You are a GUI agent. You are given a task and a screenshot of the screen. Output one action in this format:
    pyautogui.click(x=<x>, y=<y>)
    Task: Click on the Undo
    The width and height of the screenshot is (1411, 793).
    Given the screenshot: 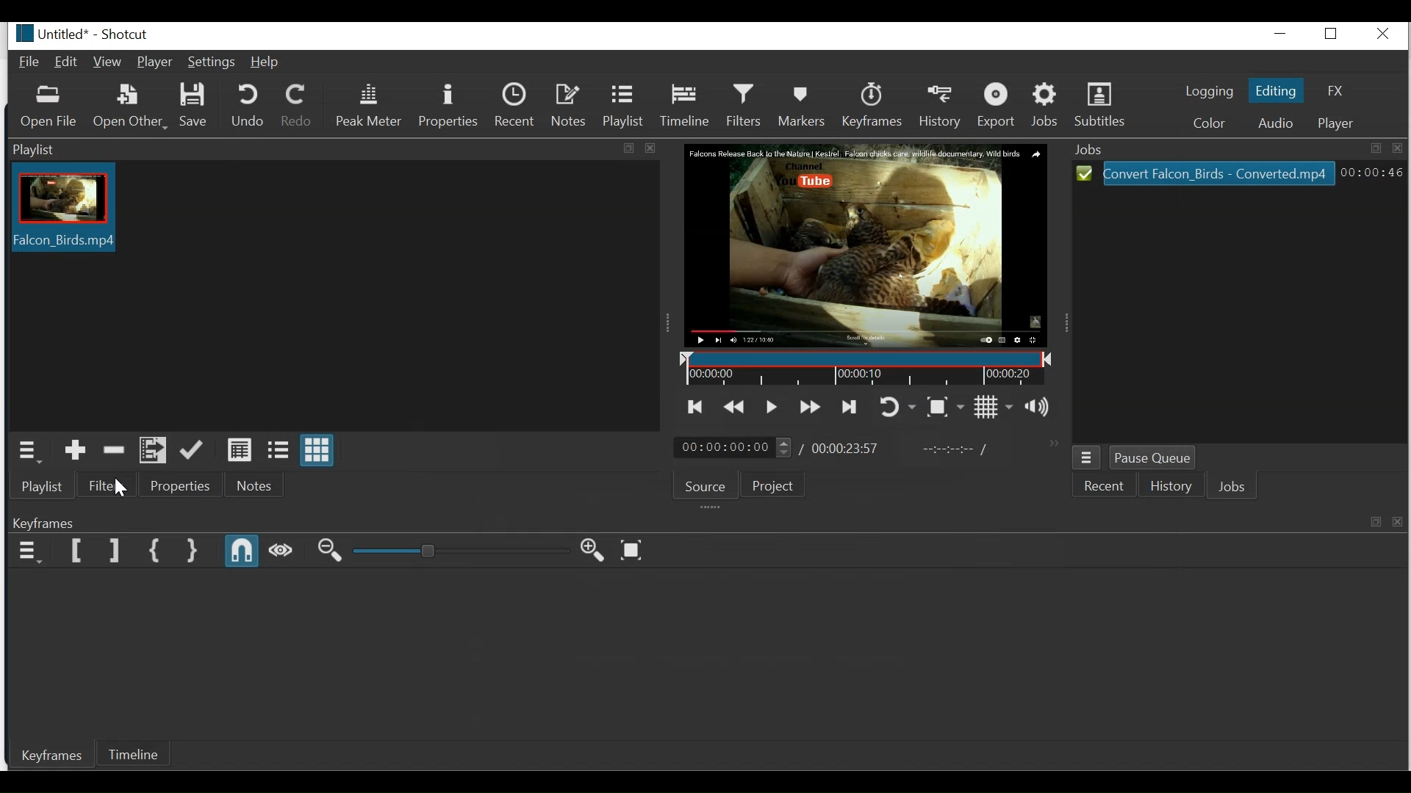 What is the action you would take?
    pyautogui.click(x=248, y=106)
    